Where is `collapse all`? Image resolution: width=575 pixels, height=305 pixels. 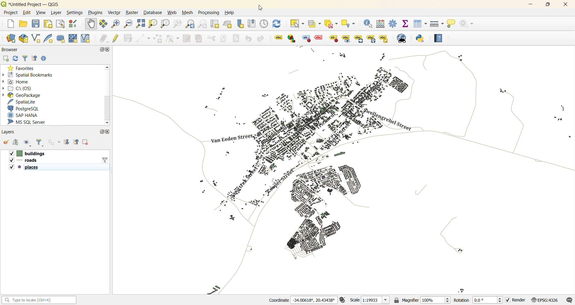
collapse all is located at coordinates (35, 59).